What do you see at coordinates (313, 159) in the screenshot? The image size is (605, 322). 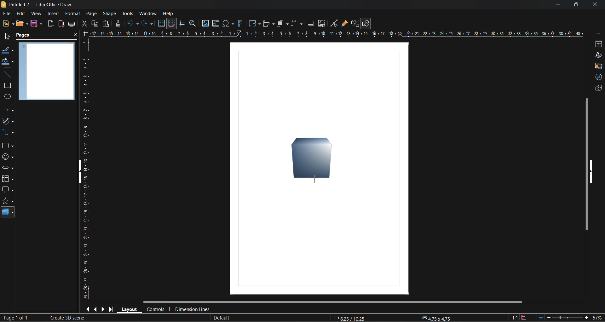 I see `cube` at bounding box center [313, 159].